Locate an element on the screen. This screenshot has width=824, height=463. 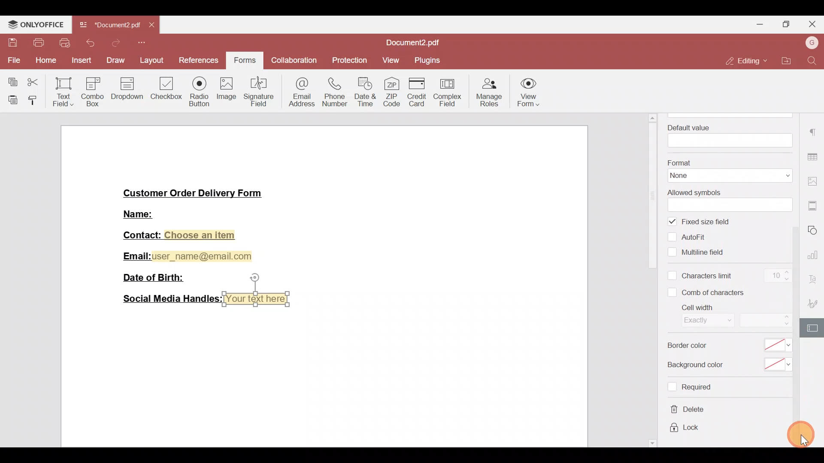
Copy is located at coordinates (9, 80).